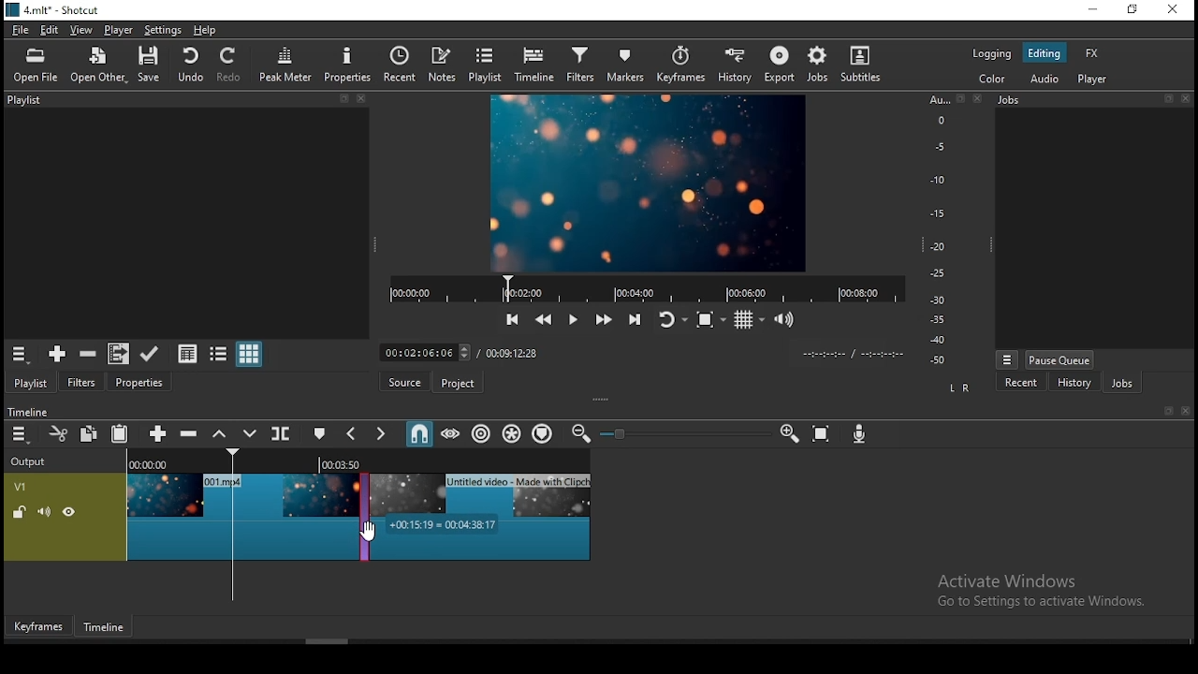 Image resolution: width=1198 pixels, height=674 pixels. I want to click on show volume control, so click(783, 321).